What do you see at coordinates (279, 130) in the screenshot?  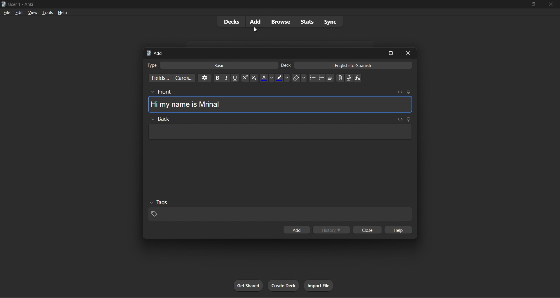 I see `card back text box` at bounding box center [279, 130].